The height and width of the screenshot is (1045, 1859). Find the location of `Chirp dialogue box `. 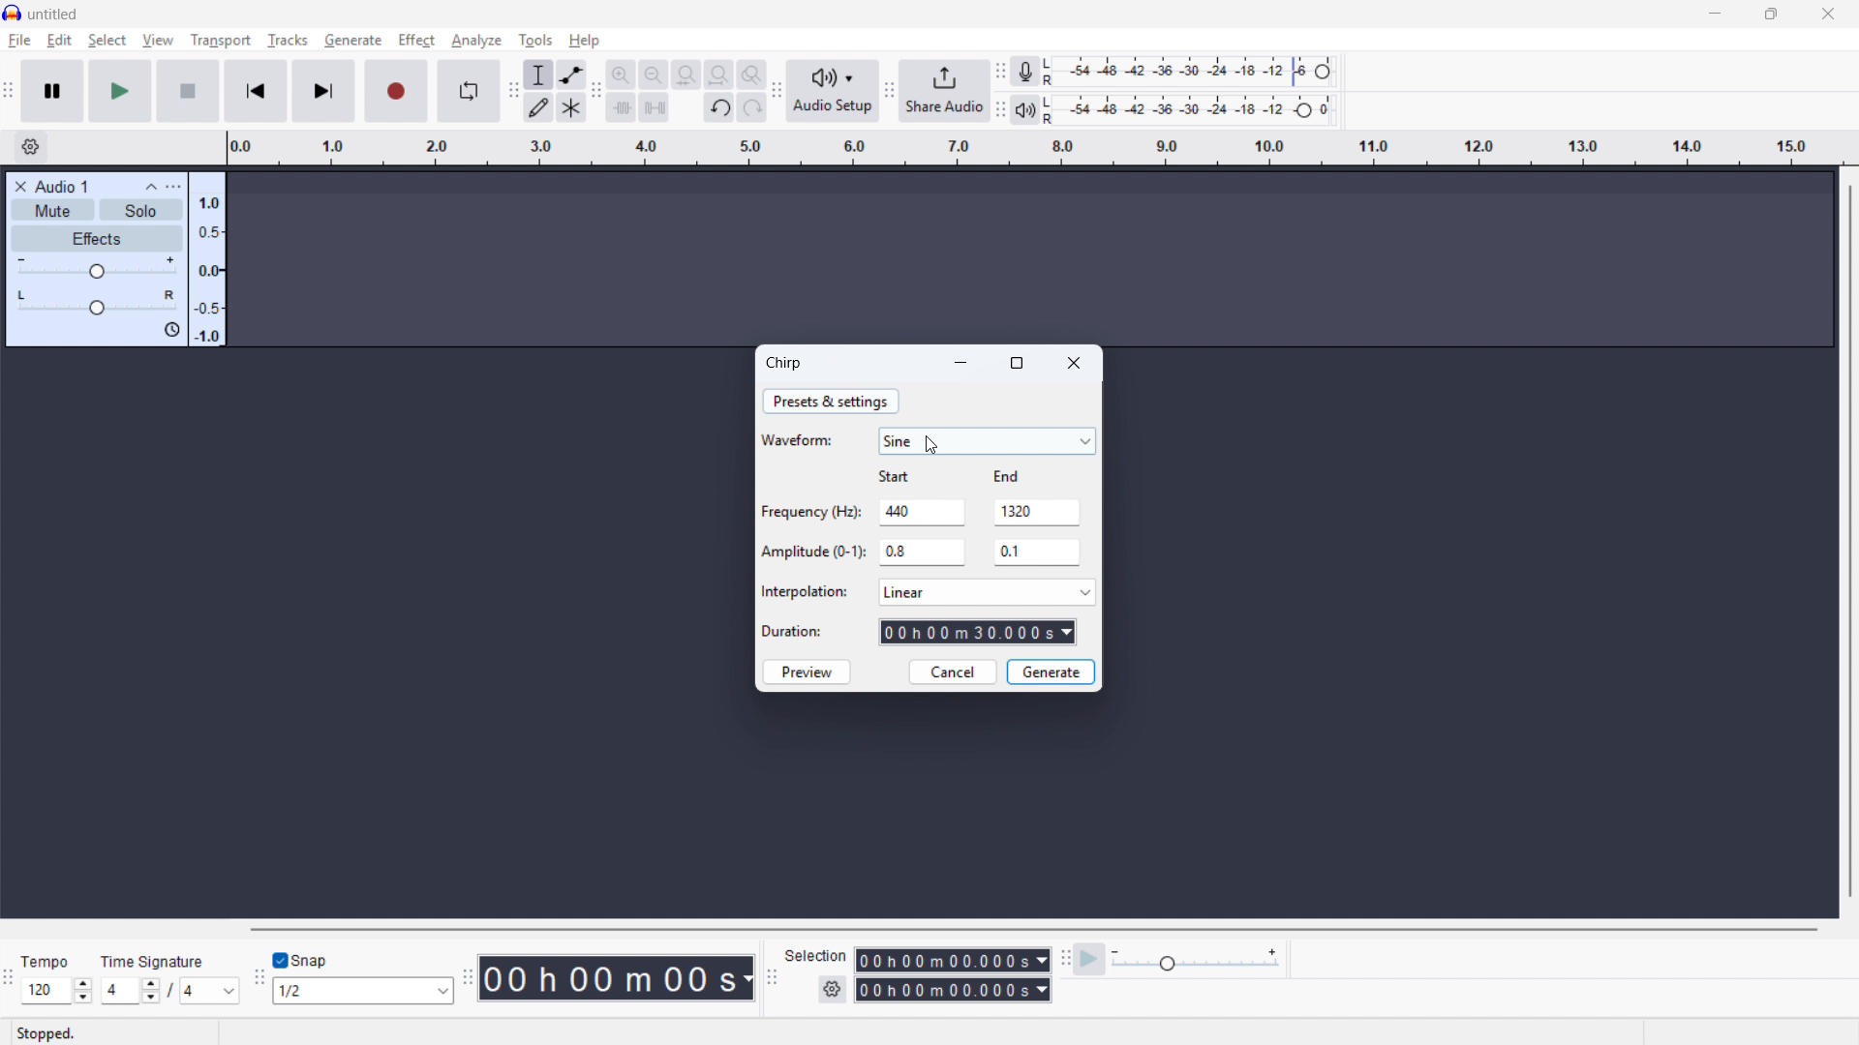

Chirp dialogue box  is located at coordinates (783, 363).